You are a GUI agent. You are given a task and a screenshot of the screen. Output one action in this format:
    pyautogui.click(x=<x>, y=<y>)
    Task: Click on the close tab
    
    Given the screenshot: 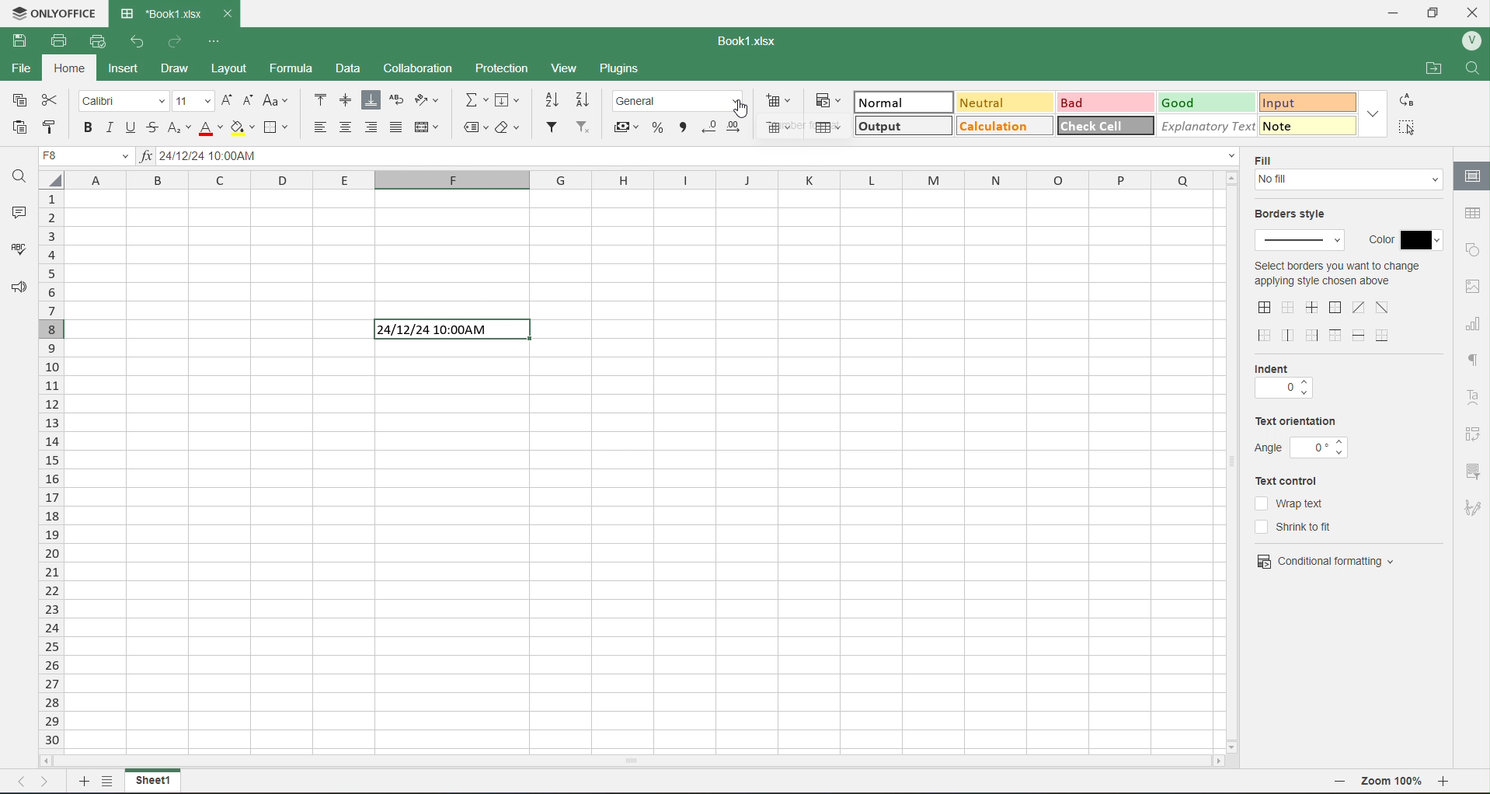 What is the action you would take?
    pyautogui.click(x=233, y=13)
    